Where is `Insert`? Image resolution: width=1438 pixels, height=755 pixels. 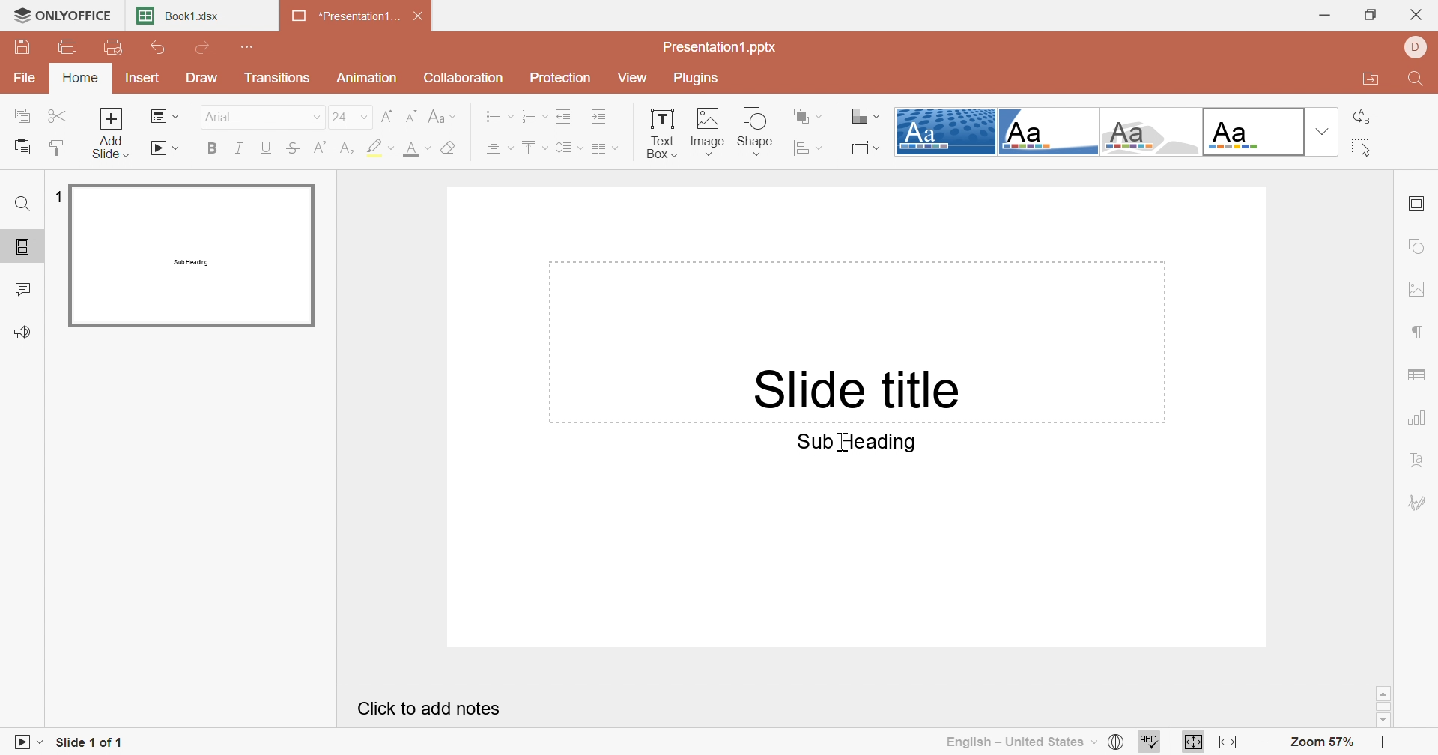 Insert is located at coordinates (145, 78).